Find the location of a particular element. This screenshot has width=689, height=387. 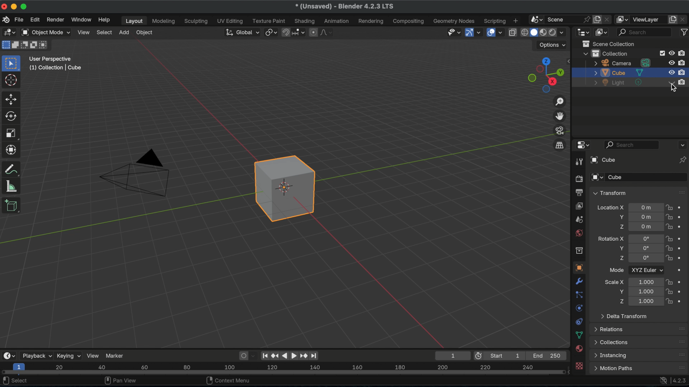

scene name is located at coordinates (556, 19).